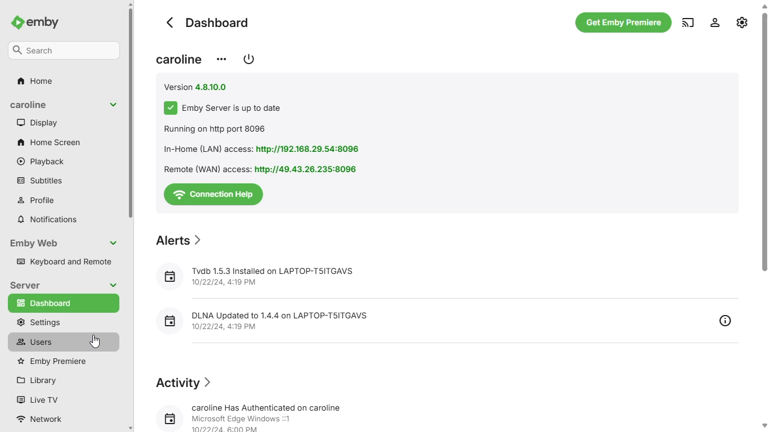  I want to click on Remote (WAN) access: http://49.43.26.235:8096, so click(261, 170).